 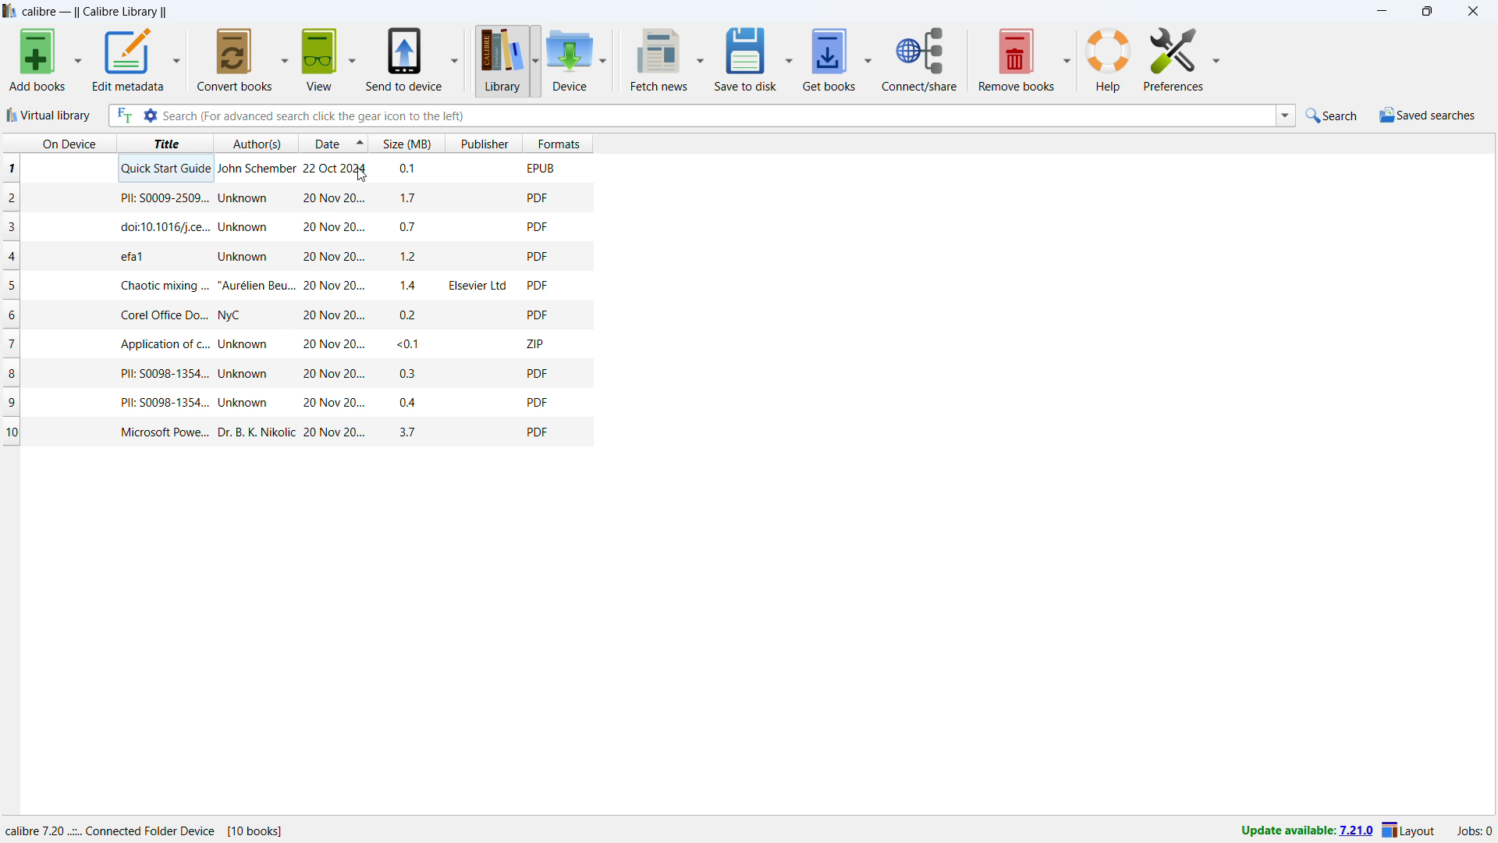 I want to click on one book entry, so click(x=297, y=374).